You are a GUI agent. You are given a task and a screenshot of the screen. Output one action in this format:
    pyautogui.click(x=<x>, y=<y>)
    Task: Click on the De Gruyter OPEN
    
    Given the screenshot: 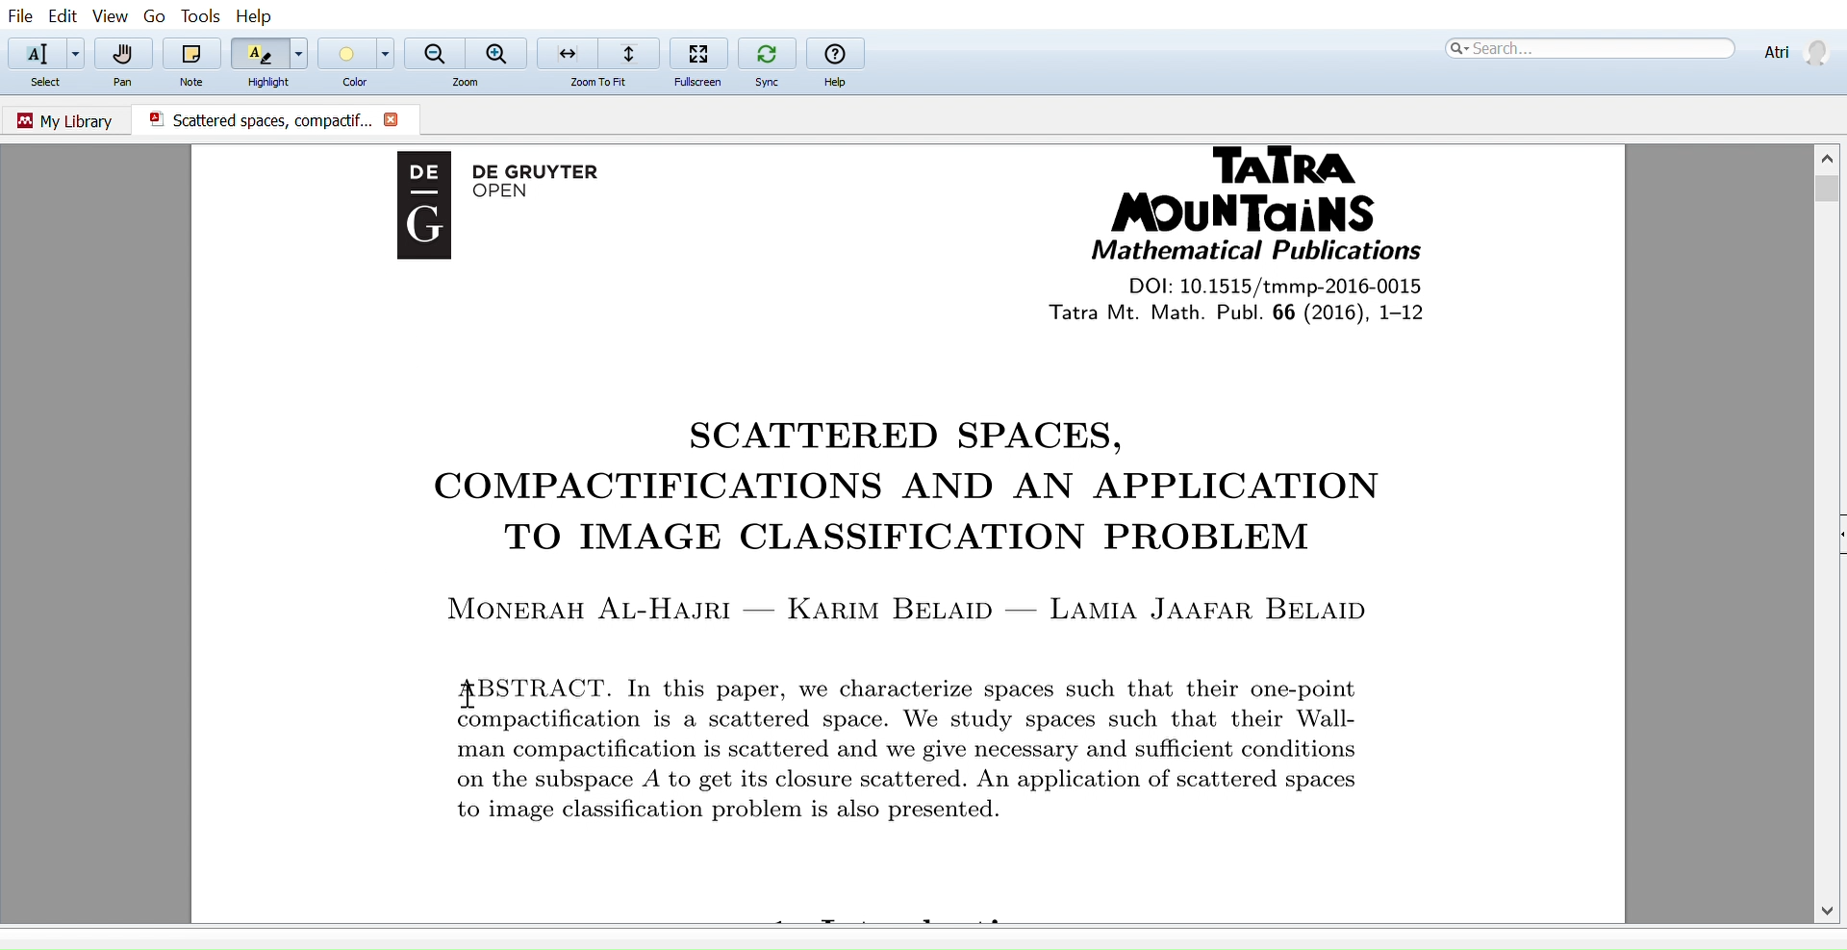 What is the action you would take?
    pyautogui.click(x=555, y=186)
    